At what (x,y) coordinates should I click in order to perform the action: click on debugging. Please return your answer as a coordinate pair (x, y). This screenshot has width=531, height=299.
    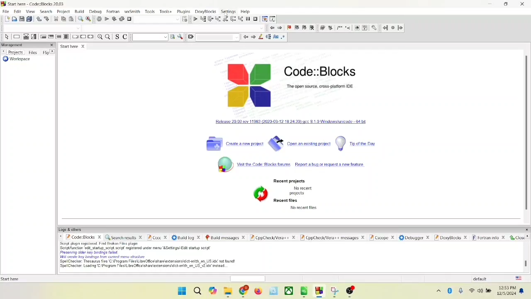
    Looking at the image, I should click on (264, 18).